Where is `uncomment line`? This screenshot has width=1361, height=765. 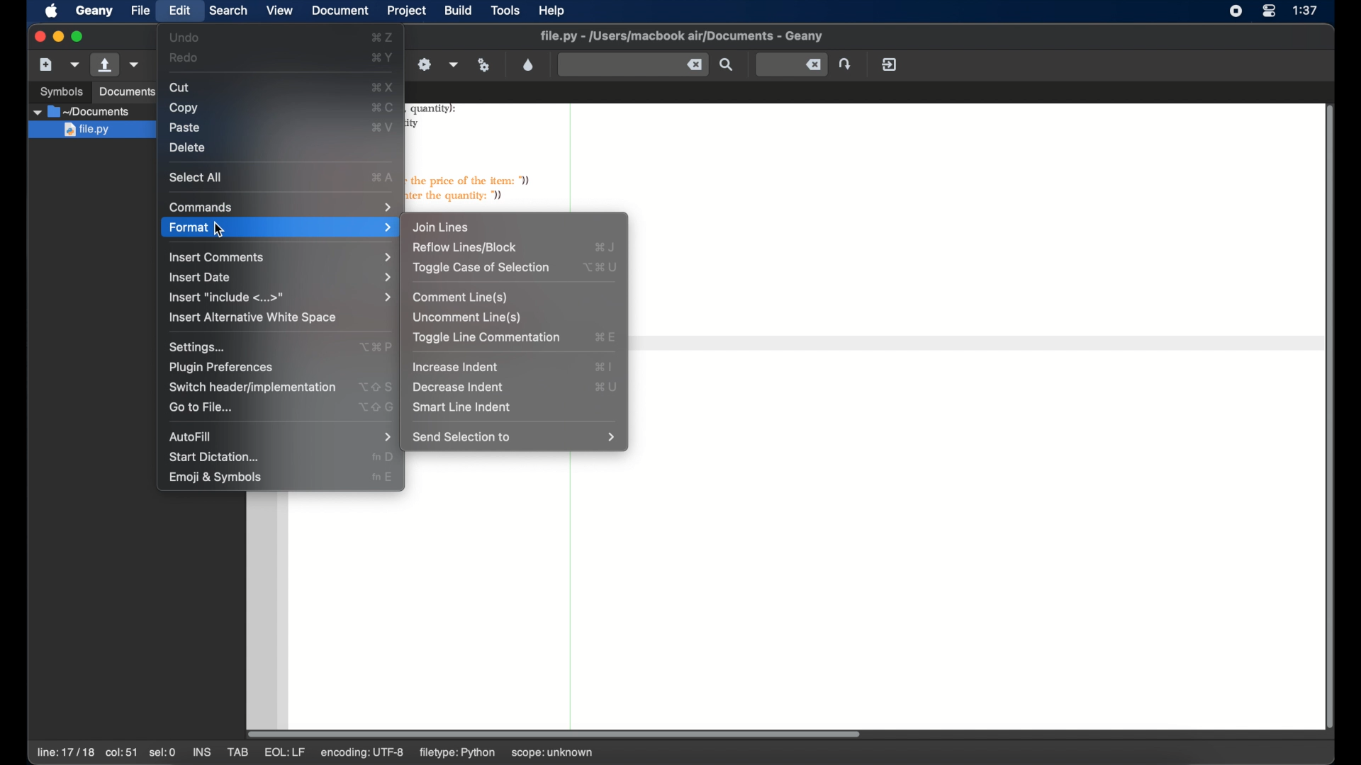 uncomment line is located at coordinates (466, 317).